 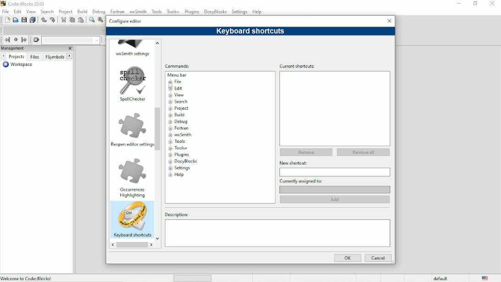 What do you see at coordinates (117, 11) in the screenshot?
I see `Fortran` at bounding box center [117, 11].